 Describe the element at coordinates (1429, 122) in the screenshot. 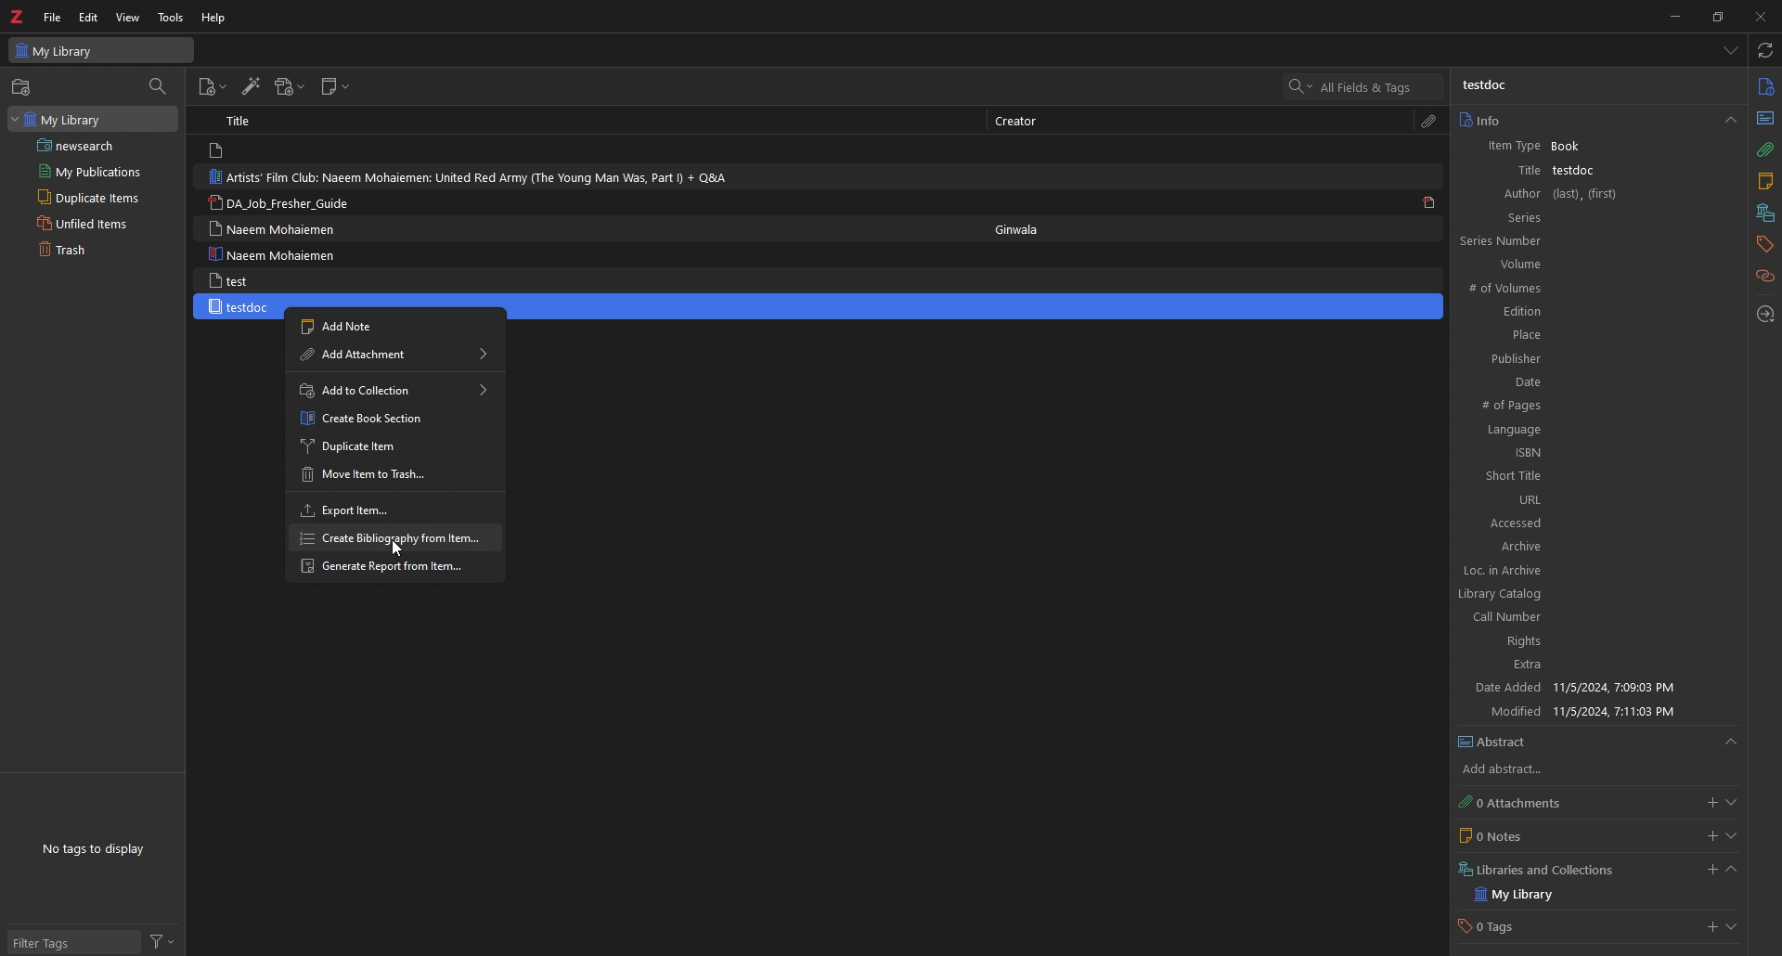

I see `attachment` at that location.